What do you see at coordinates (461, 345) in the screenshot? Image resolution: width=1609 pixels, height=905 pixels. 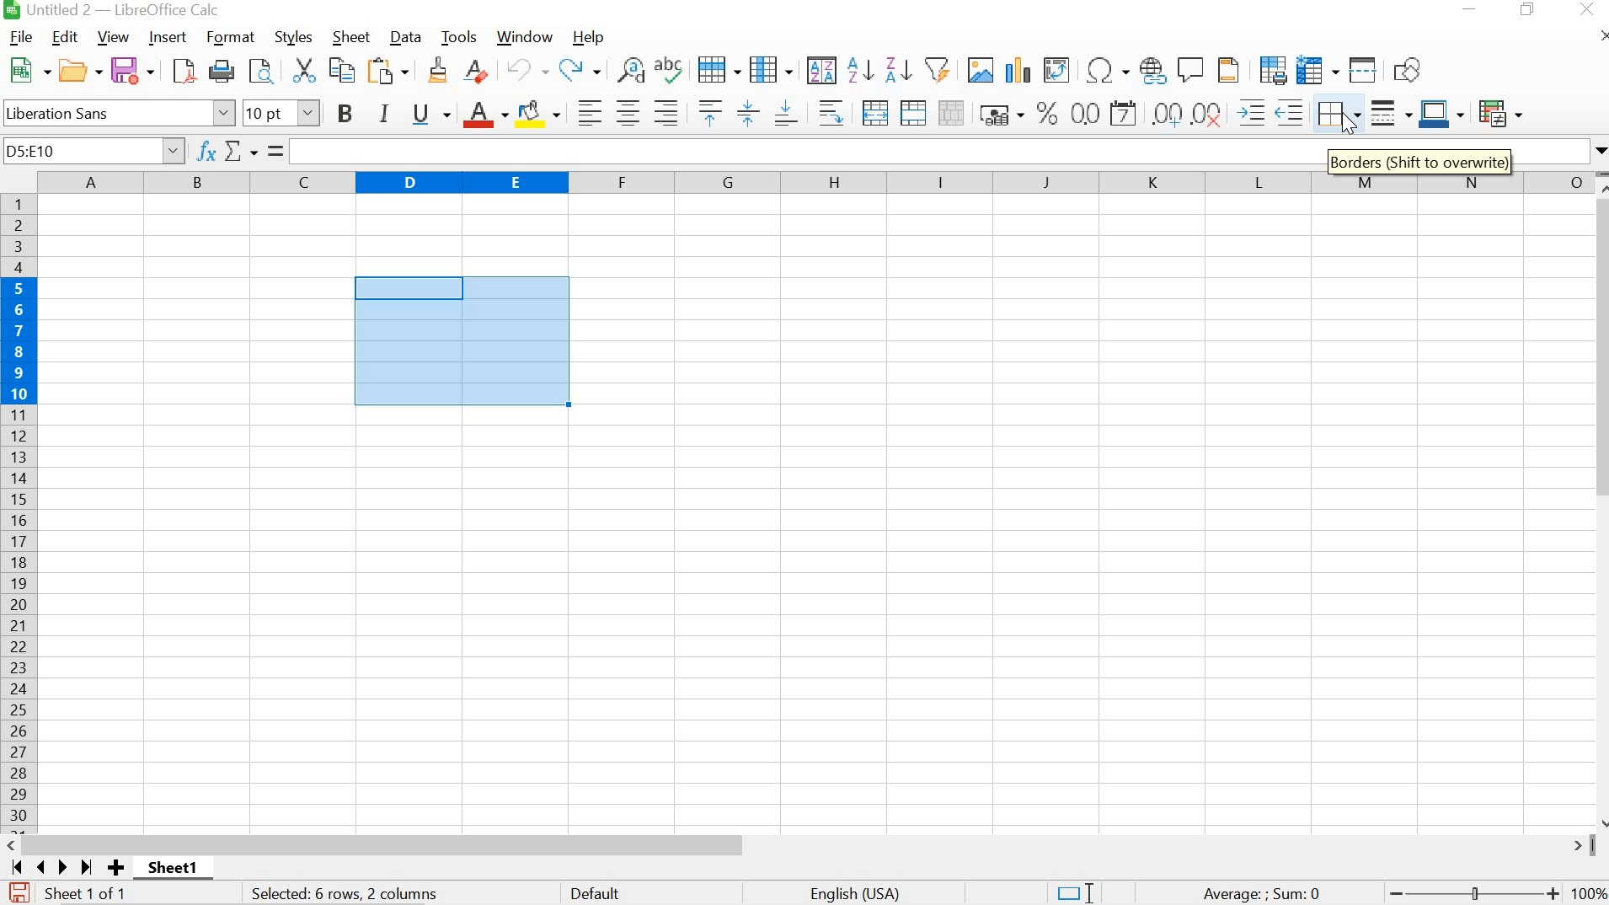 I see `selected cells` at bounding box center [461, 345].